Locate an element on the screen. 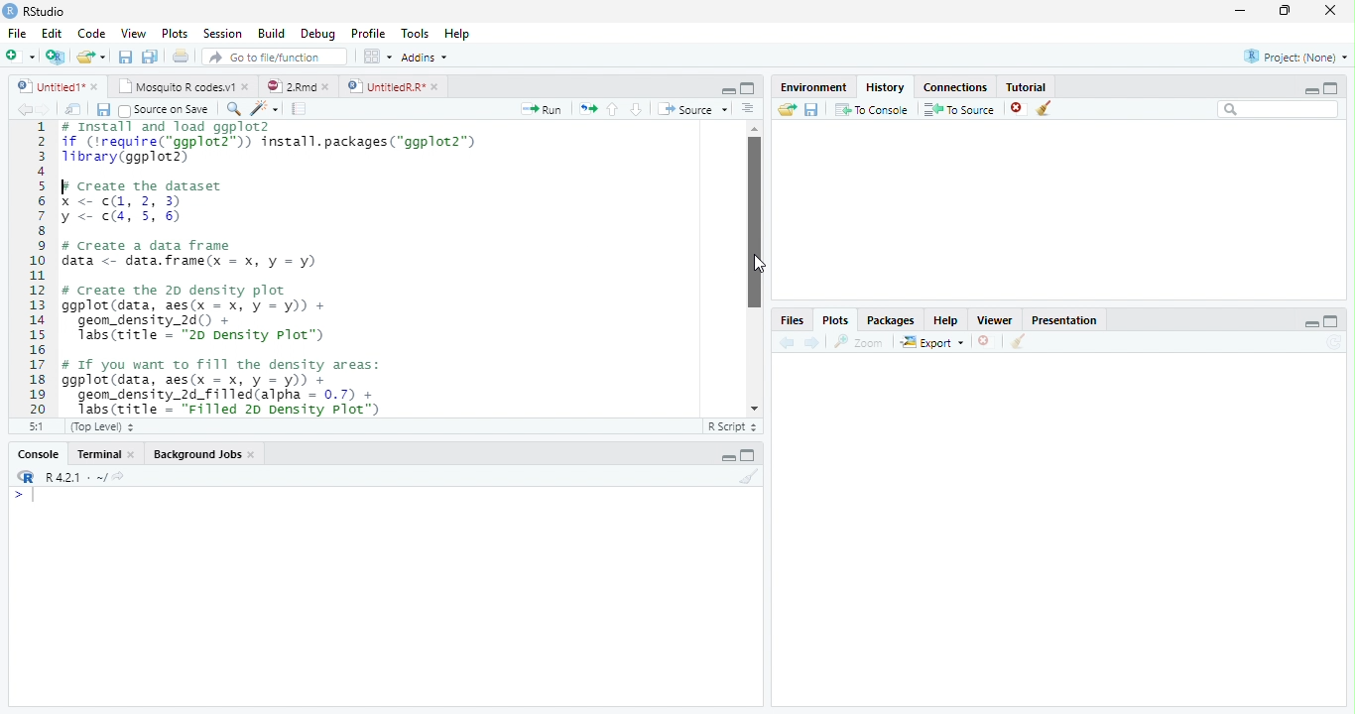 The image size is (1355, 714). open an existing file is located at coordinates (89, 57).